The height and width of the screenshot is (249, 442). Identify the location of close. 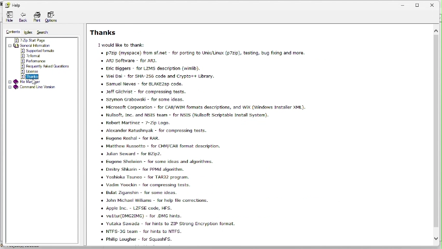
(435, 4).